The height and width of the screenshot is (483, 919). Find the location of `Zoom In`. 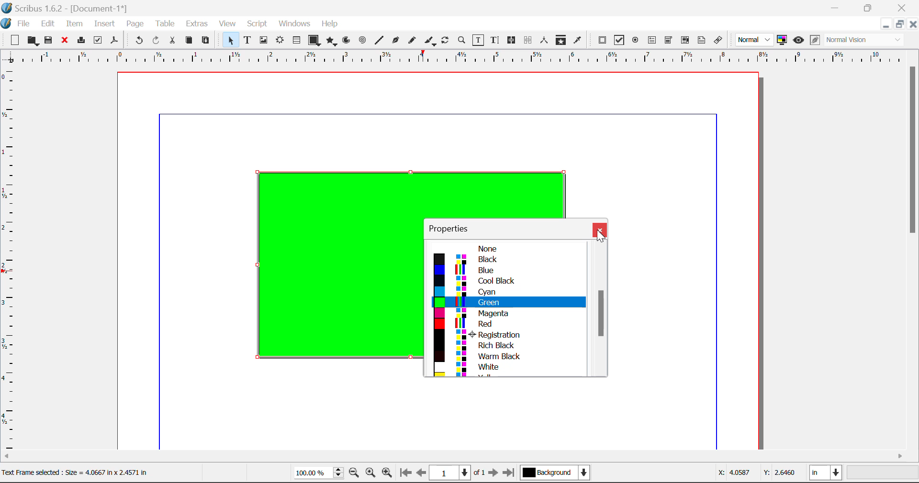

Zoom In is located at coordinates (387, 474).